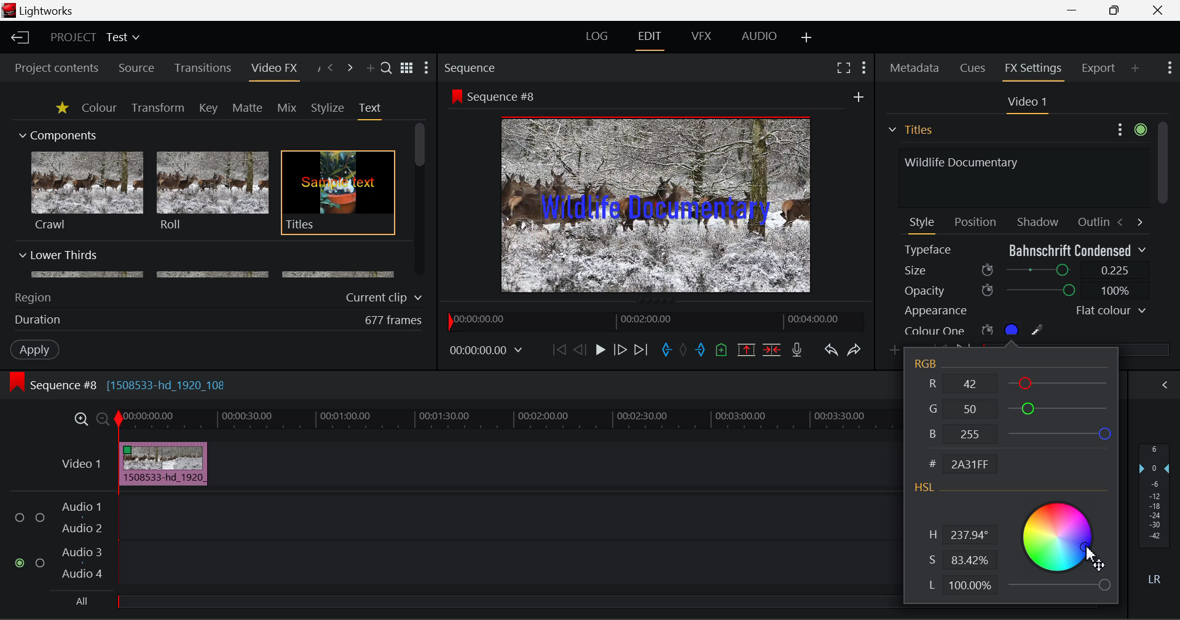  What do you see at coordinates (1170, 66) in the screenshot?
I see `Show Settings` at bounding box center [1170, 66].